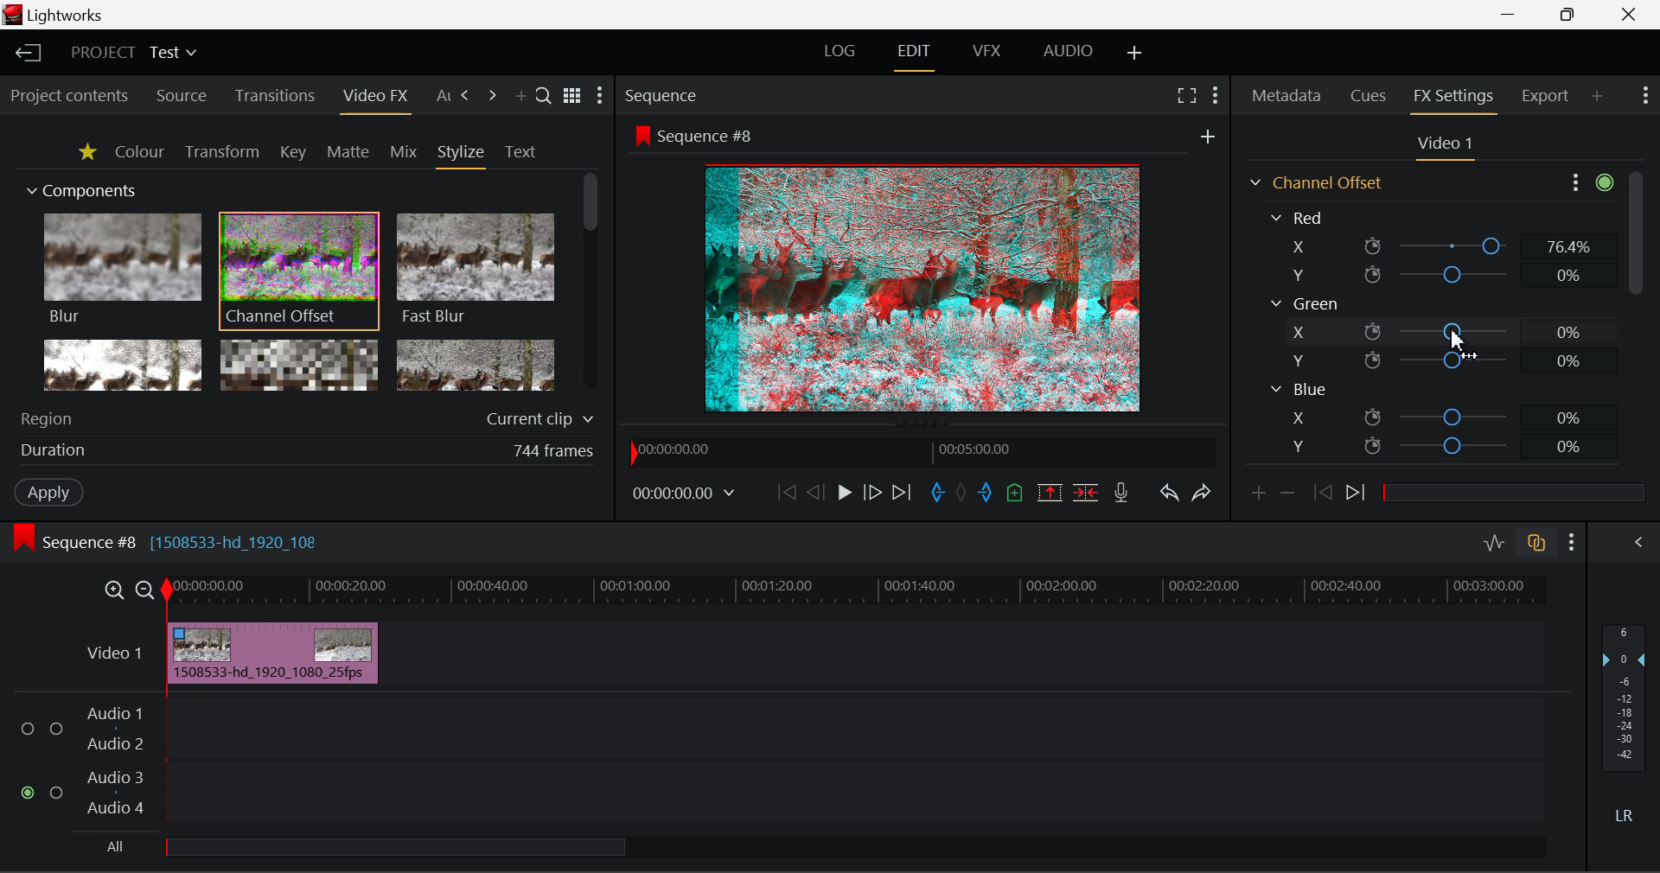  I want to click on Project Timeline Navigator, so click(923, 453).